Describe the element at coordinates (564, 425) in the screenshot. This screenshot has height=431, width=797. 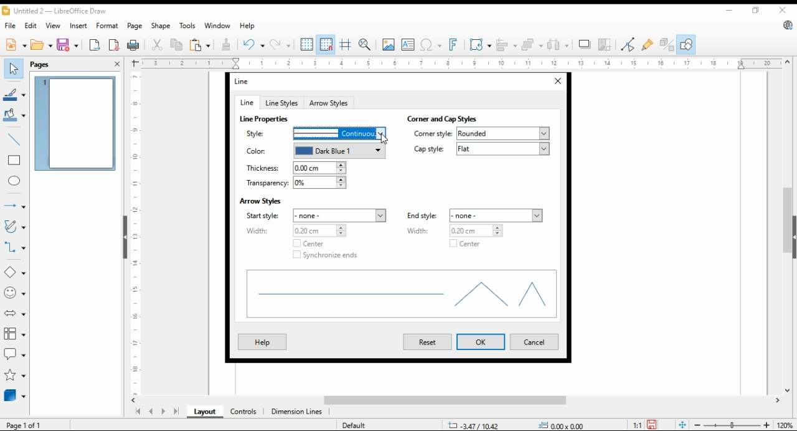
I see `0.00x0.00` at that location.